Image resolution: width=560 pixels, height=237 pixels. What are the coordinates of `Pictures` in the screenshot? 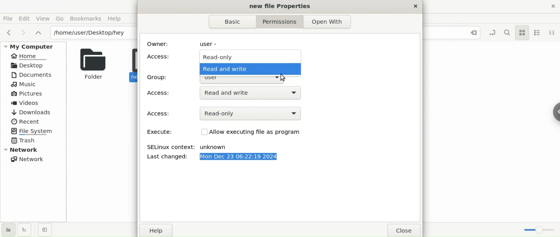 It's located at (27, 94).